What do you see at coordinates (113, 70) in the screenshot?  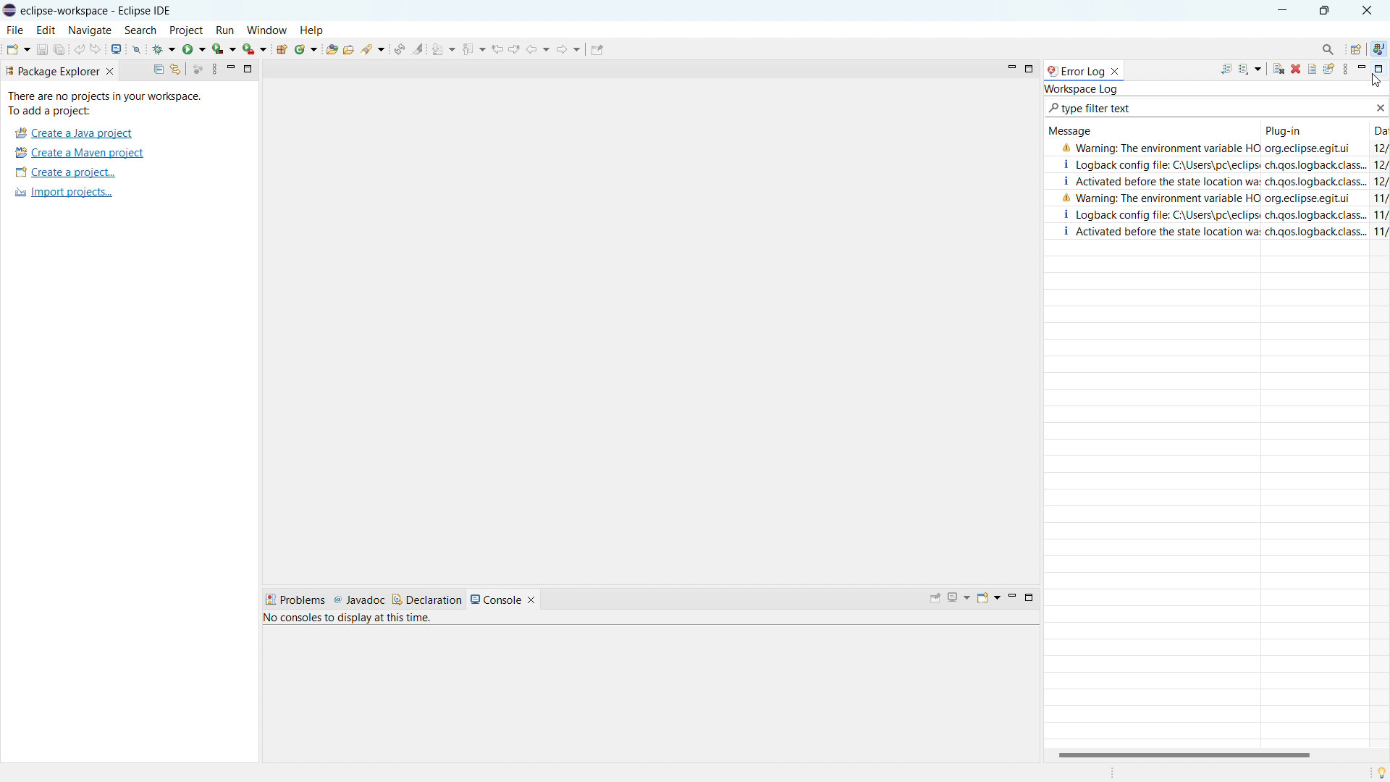 I see `close package explorer` at bounding box center [113, 70].